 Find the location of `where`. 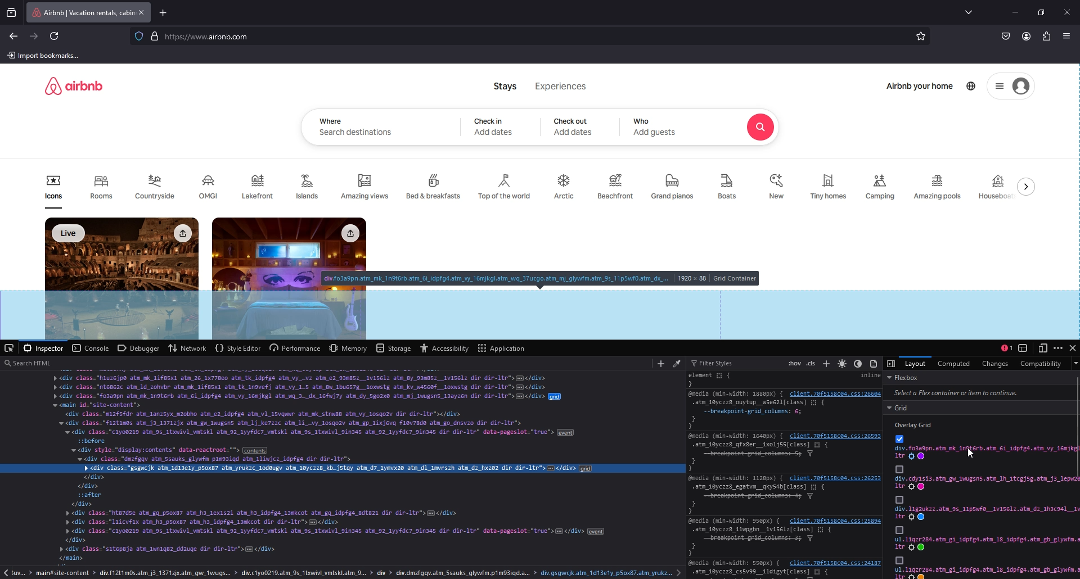

where is located at coordinates (331, 121).